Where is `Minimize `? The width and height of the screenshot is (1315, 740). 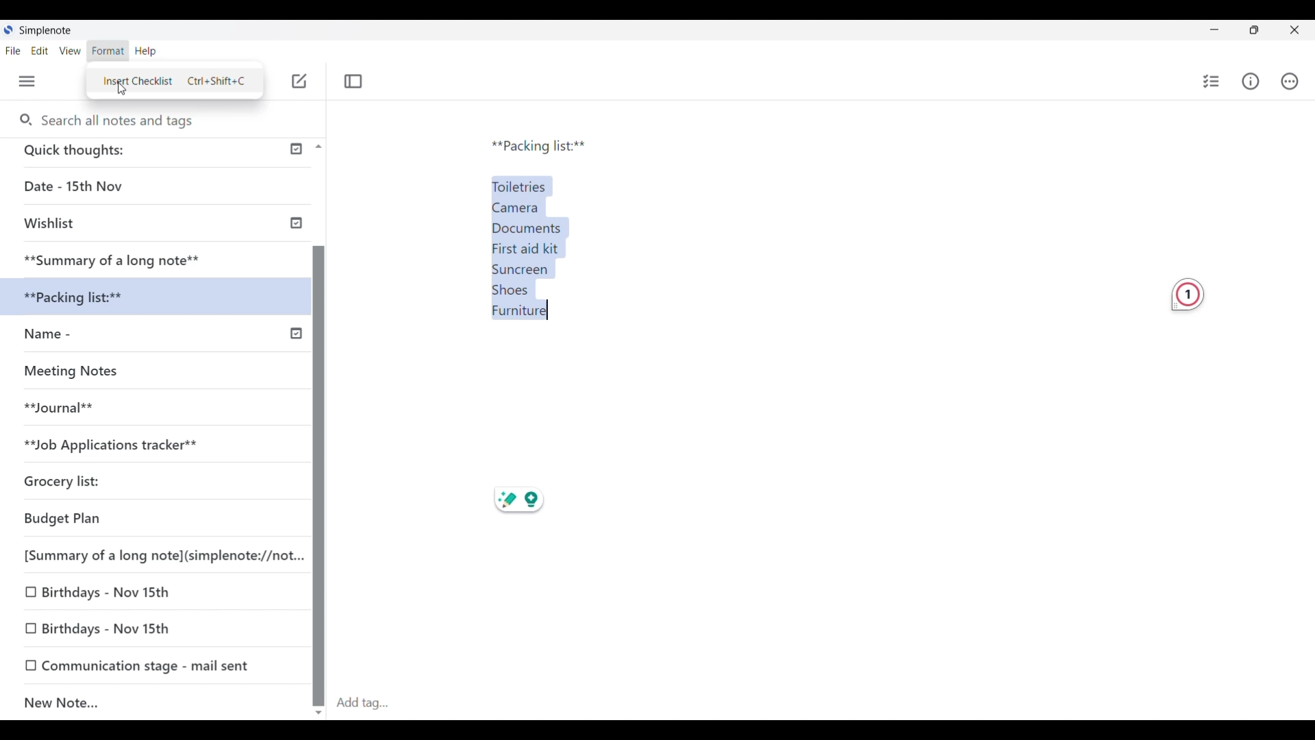
Minimize  is located at coordinates (1214, 29).